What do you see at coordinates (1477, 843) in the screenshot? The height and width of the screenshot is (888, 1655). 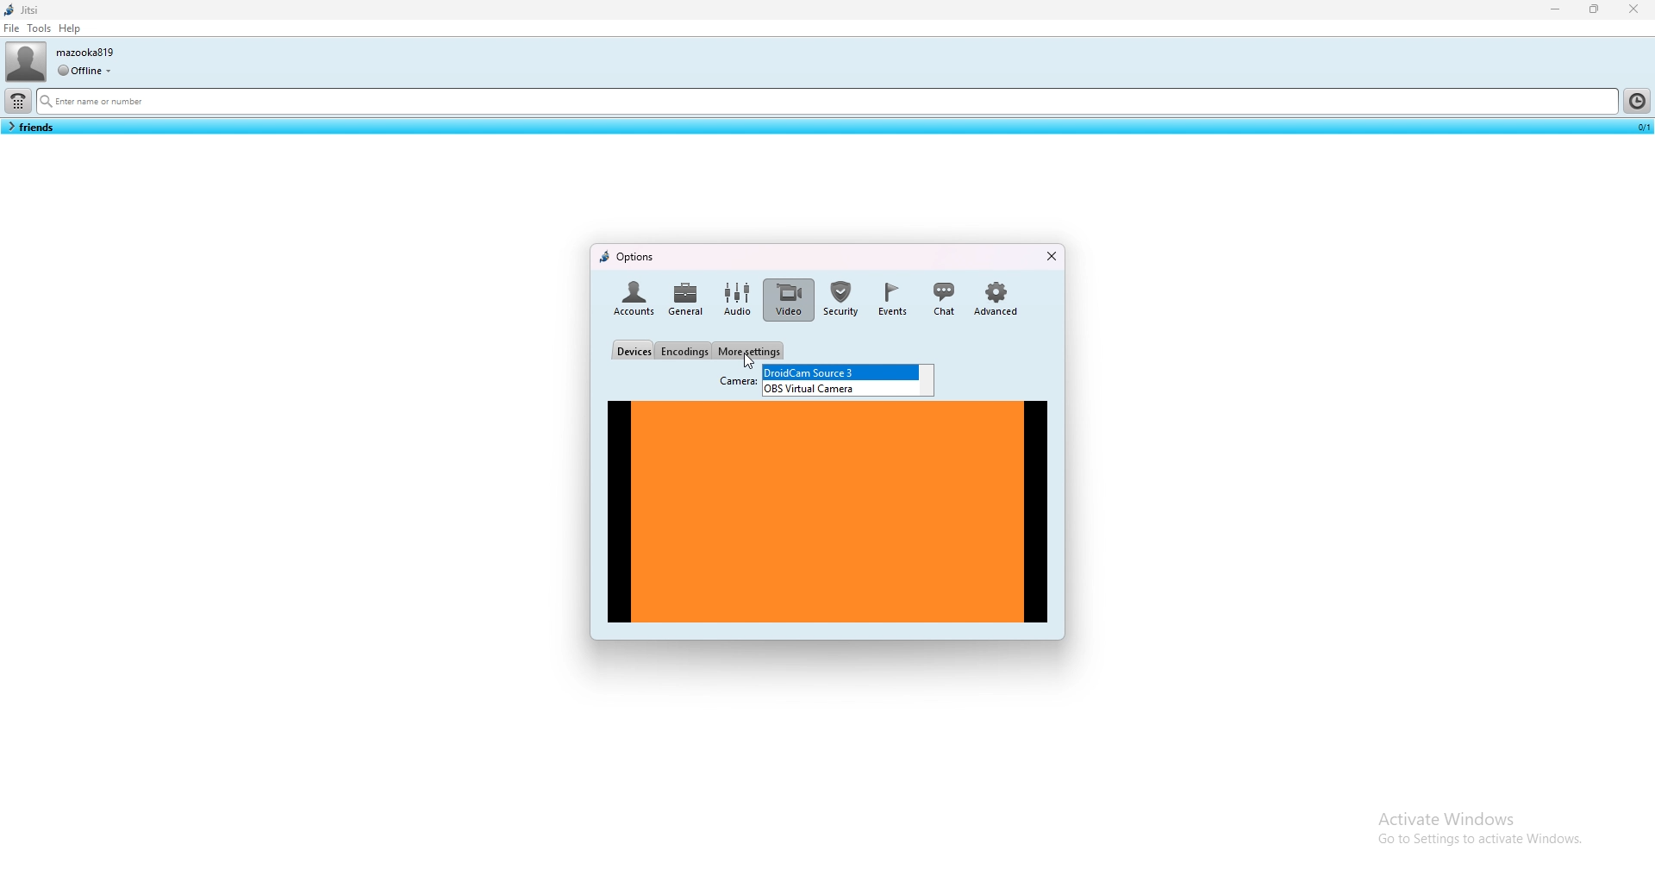 I see `Go to settings to activate Windows.` at bounding box center [1477, 843].